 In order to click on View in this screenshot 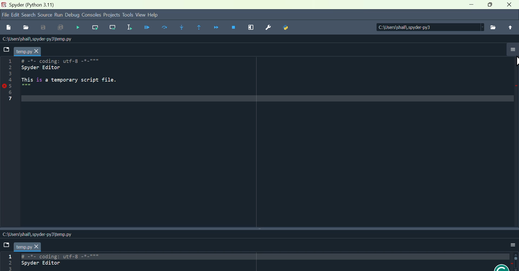, I will do `click(140, 15)`.